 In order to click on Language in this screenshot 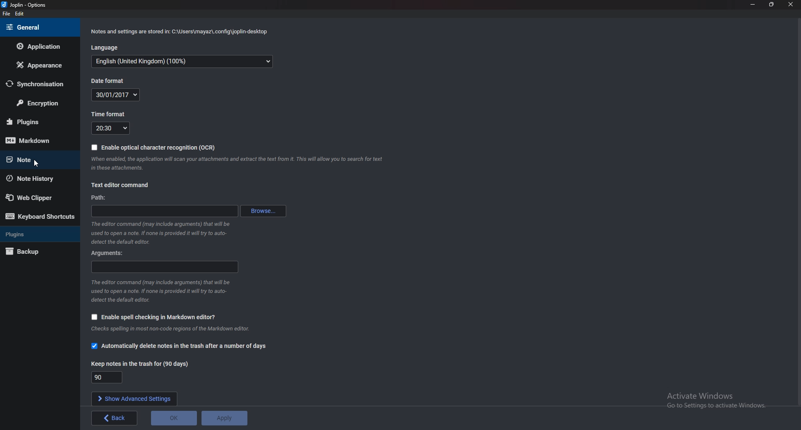, I will do `click(182, 62)`.